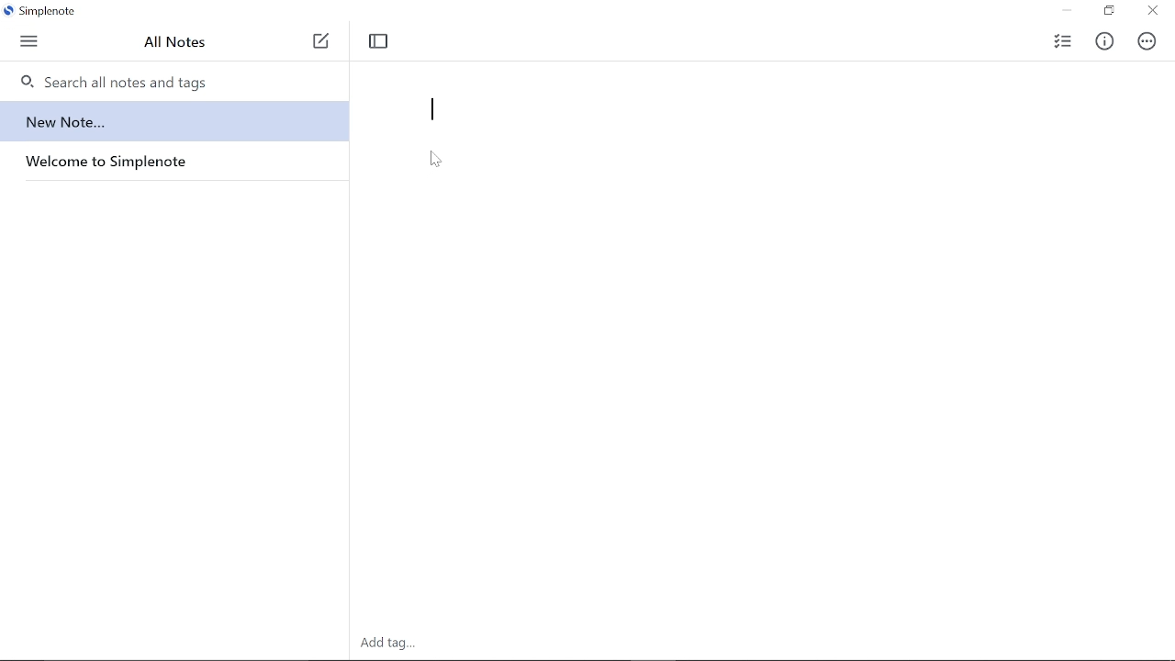 The width and height of the screenshot is (1175, 661). I want to click on Restore down, so click(1107, 13).